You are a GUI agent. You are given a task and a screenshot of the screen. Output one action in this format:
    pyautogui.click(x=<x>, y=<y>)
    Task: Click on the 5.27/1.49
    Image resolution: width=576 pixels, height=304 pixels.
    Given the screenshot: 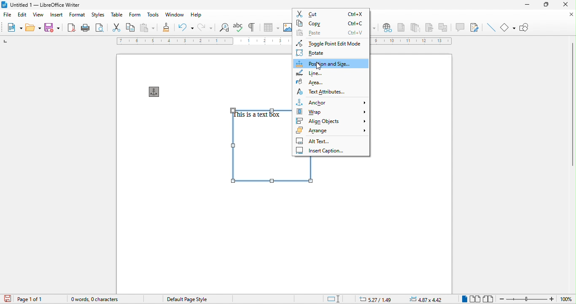 What is the action you would take?
    pyautogui.click(x=374, y=299)
    